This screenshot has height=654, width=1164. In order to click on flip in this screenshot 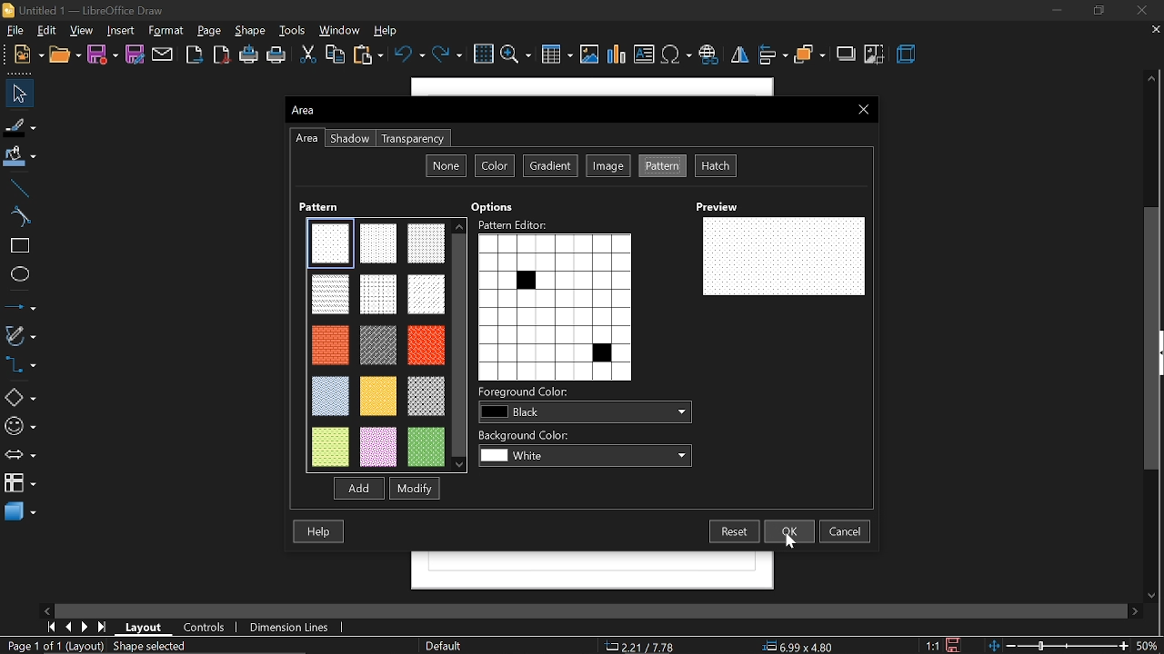, I will do `click(740, 57)`.